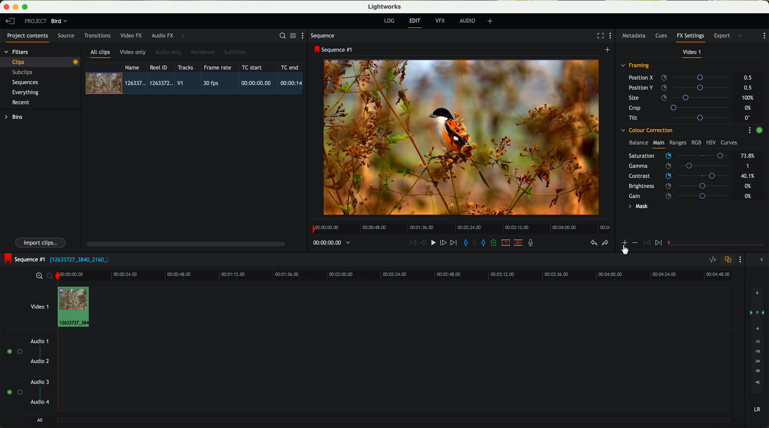  What do you see at coordinates (727, 260) in the screenshot?
I see `toggle auto track sync` at bounding box center [727, 260].